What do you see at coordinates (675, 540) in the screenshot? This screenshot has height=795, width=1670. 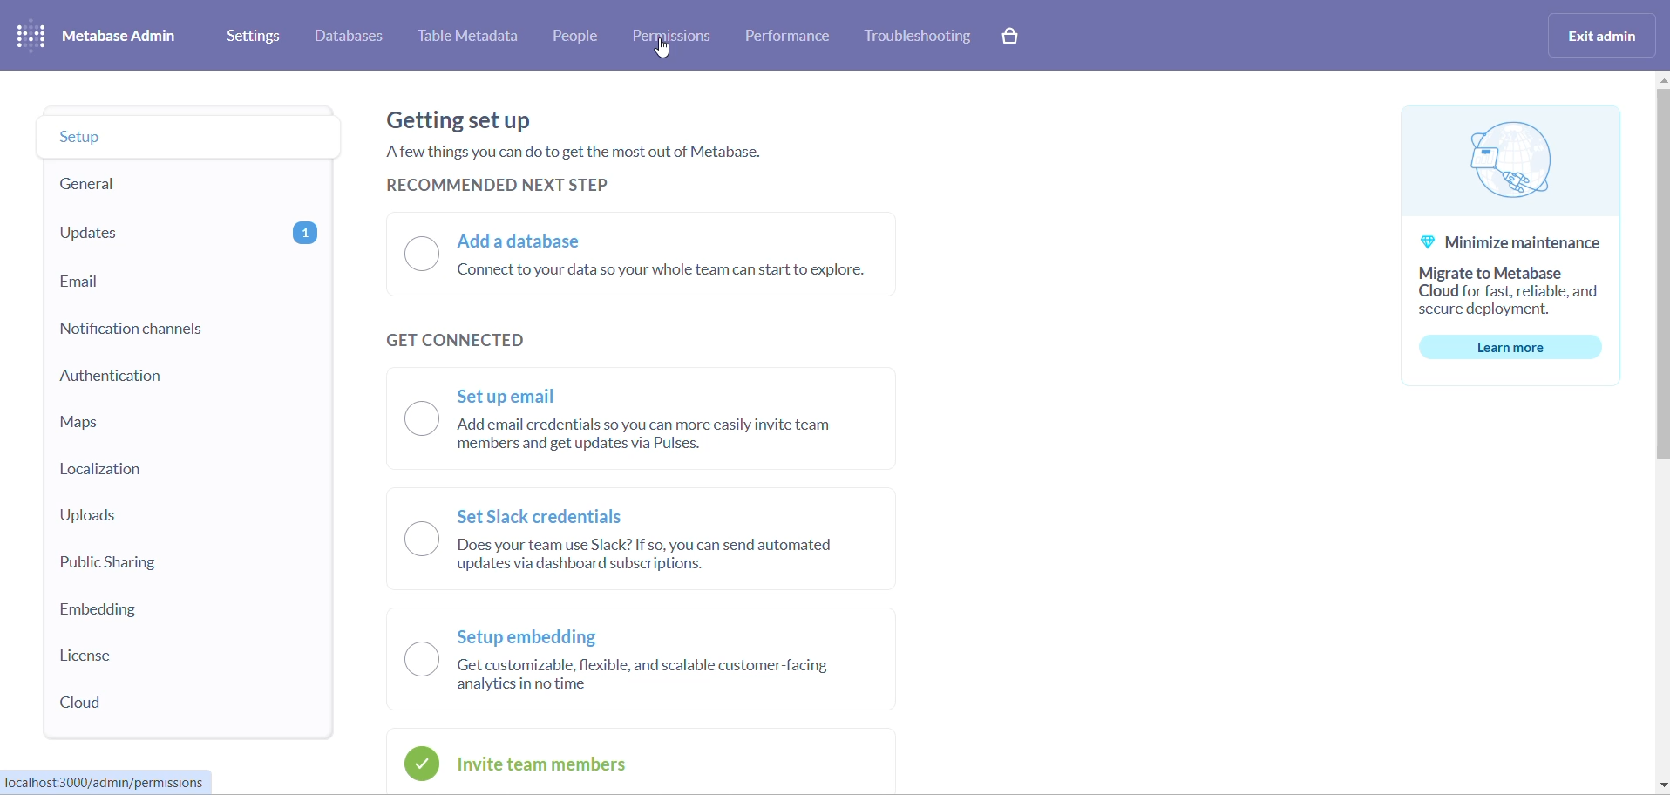 I see `set slack credential radio button` at bounding box center [675, 540].